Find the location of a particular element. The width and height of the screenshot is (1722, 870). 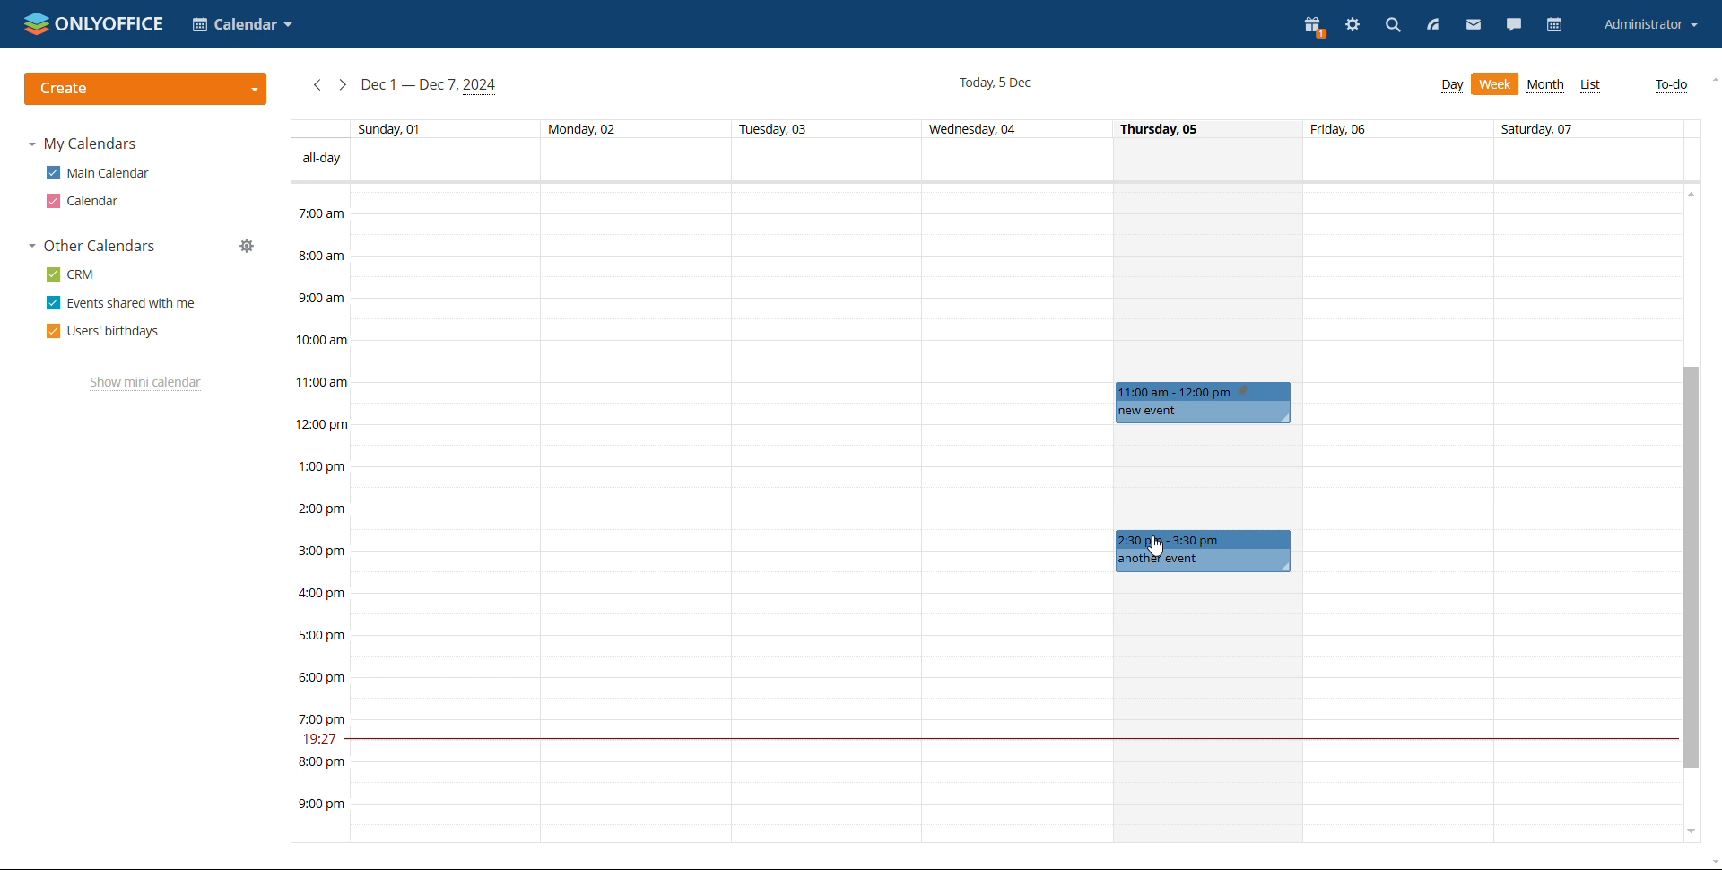

other calendars is located at coordinates (91, 247).